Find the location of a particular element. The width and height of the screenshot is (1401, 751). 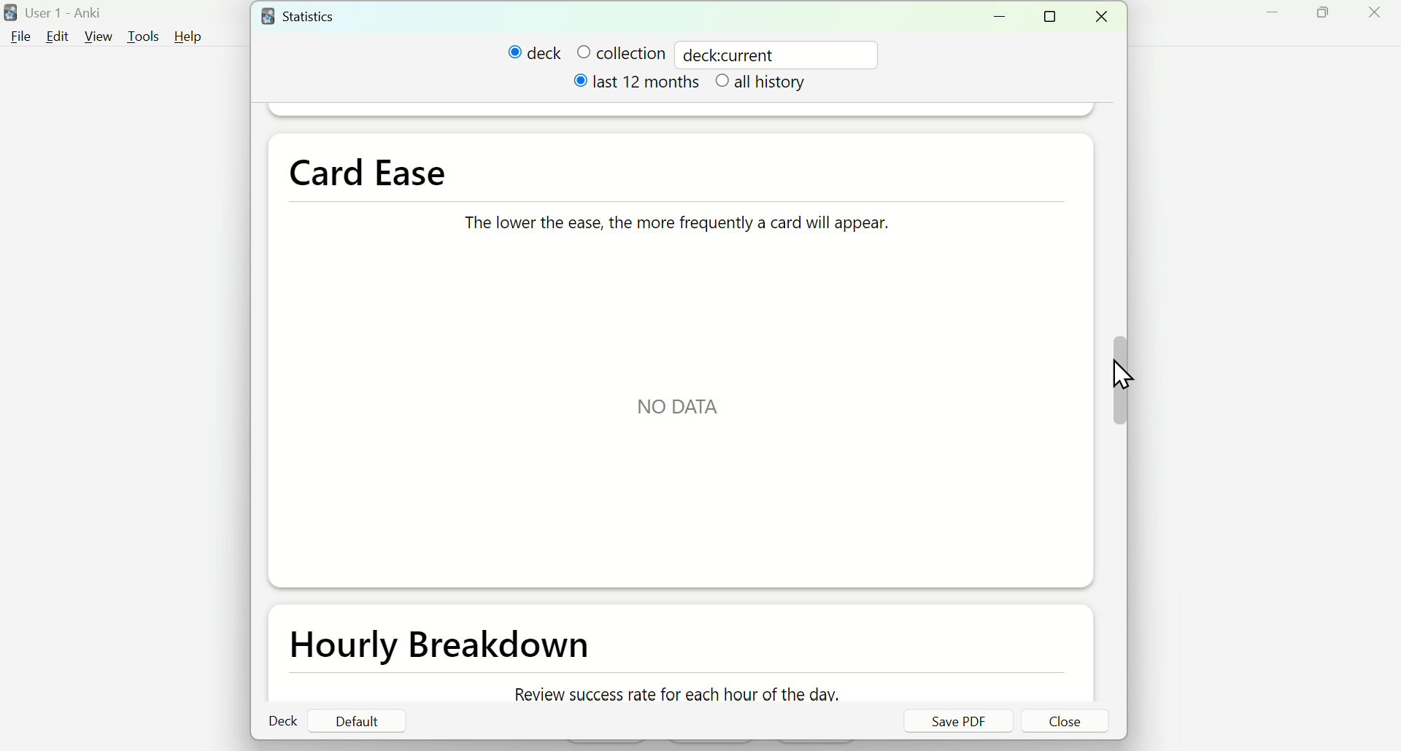

deck is located at coordinates (535, 53).